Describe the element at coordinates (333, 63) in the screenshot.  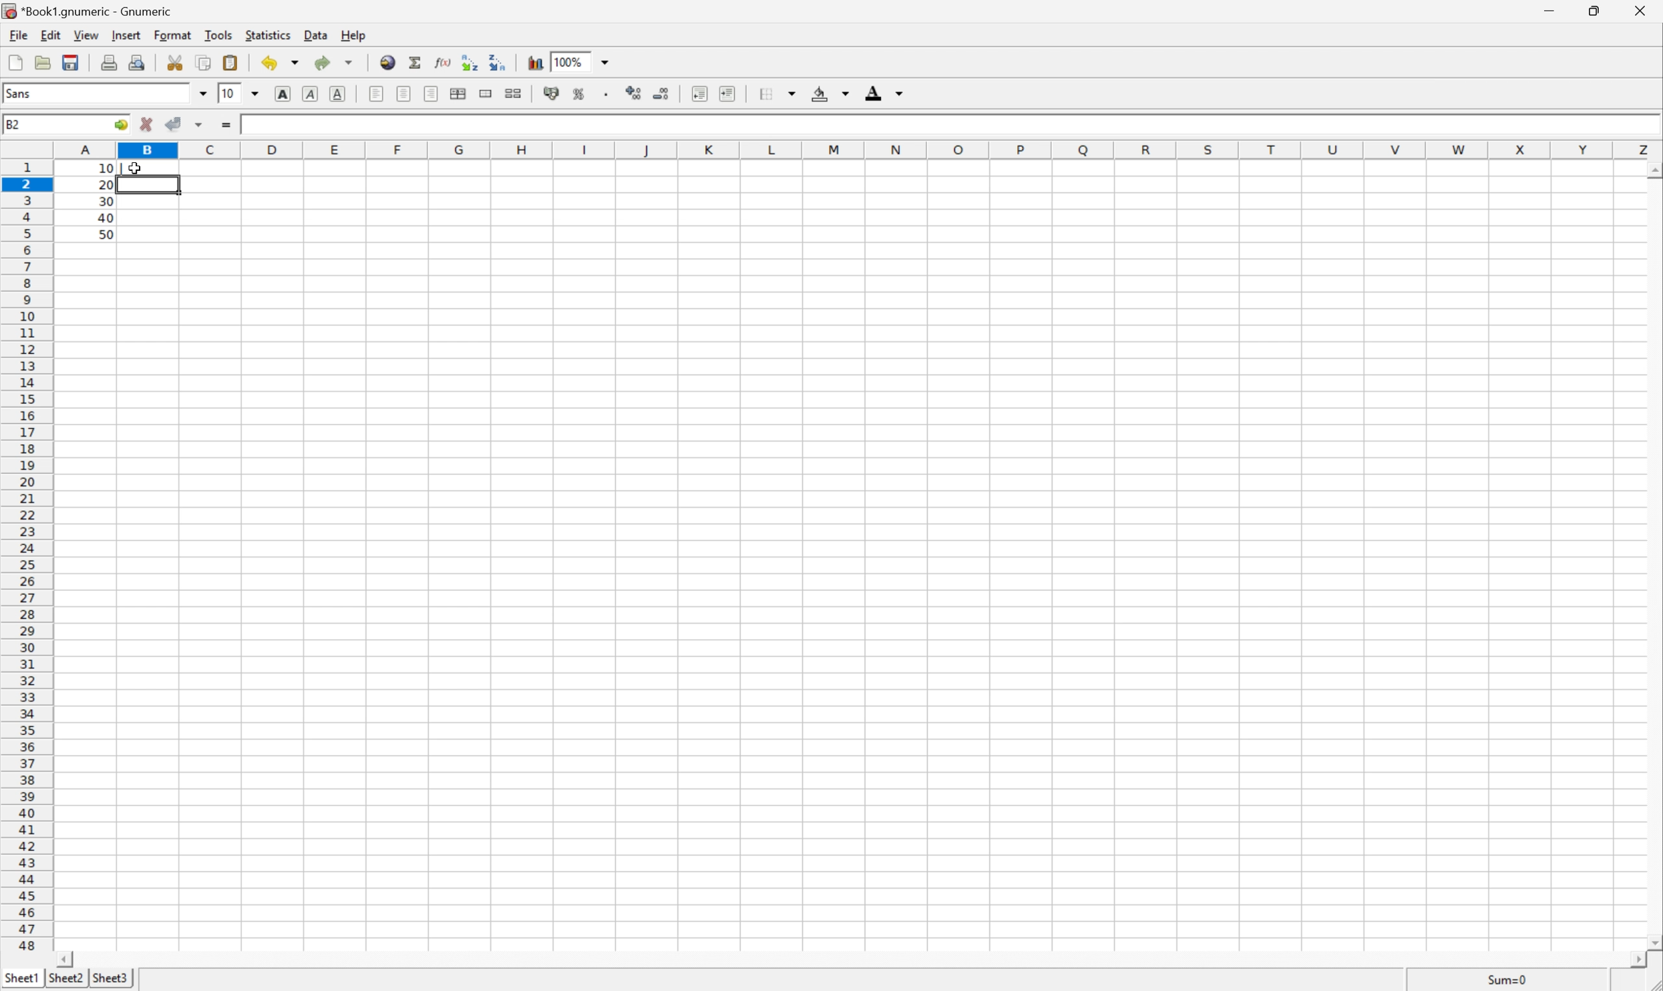
I see `Redo` at that location.